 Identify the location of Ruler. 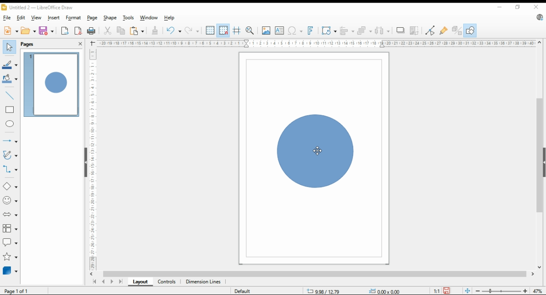
(316, 43).